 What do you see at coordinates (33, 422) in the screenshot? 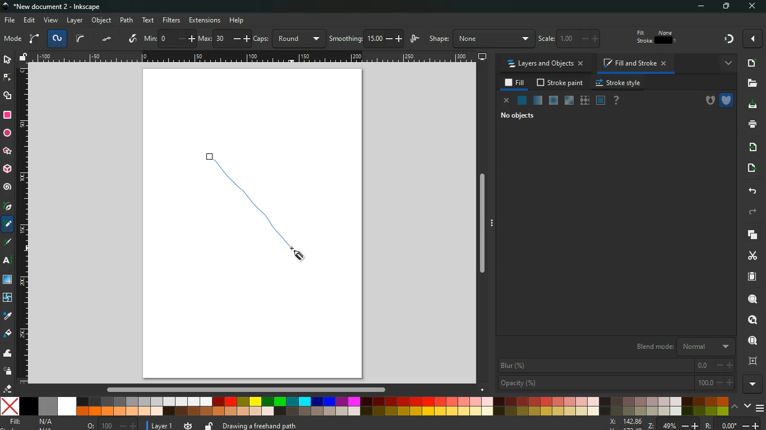
I see `fill` at bounding box center [33, 422].